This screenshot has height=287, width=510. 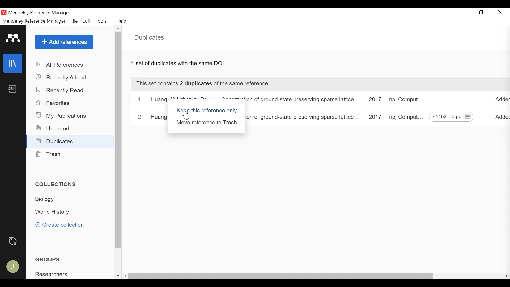 What do you see at coordinates (34, 21) in the screenshot?
I see `Mendeley Reference Manager` at bounding box center [34, 21].